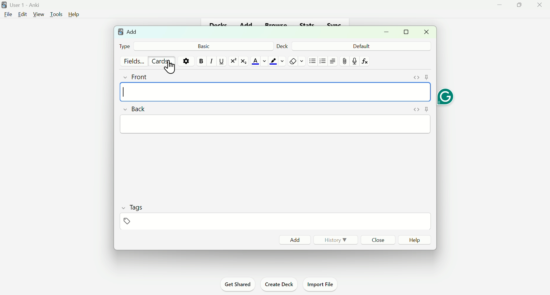 This screenshot has height=295, width=550. Describe the element at coordinates (417, 78) in the screenshot. I see `toggle` at that location.